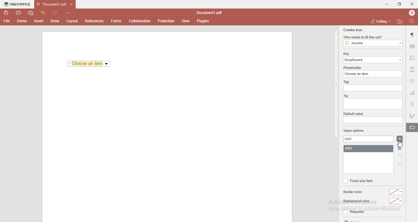  I want to click on color dropdown, so click(396, 201).